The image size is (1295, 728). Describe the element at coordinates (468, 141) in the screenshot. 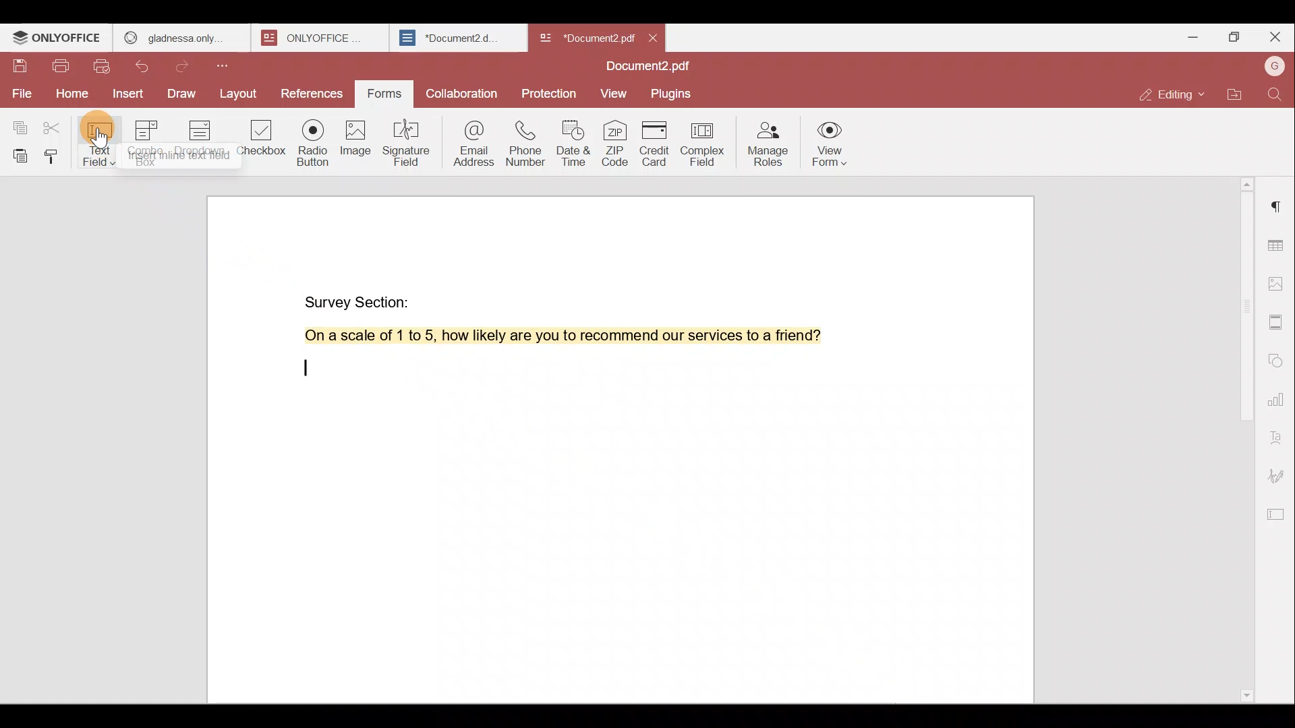

I see `Email address` at that location.